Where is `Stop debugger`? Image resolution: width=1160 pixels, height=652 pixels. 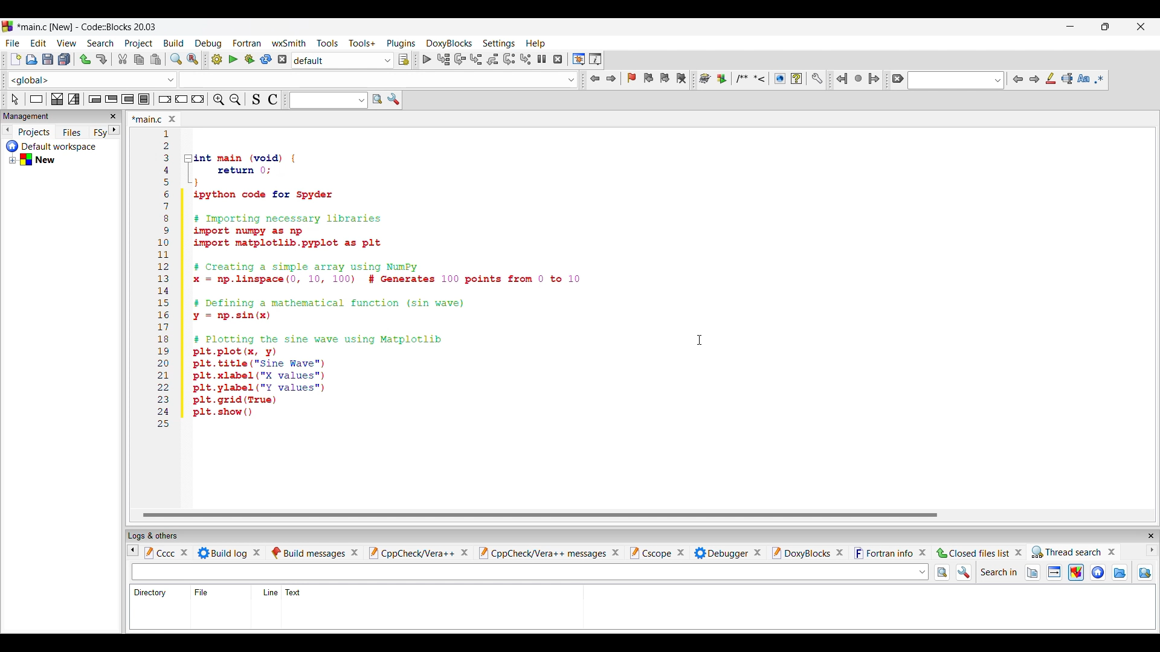 Stop debugger is located at coordinates (558, 59).